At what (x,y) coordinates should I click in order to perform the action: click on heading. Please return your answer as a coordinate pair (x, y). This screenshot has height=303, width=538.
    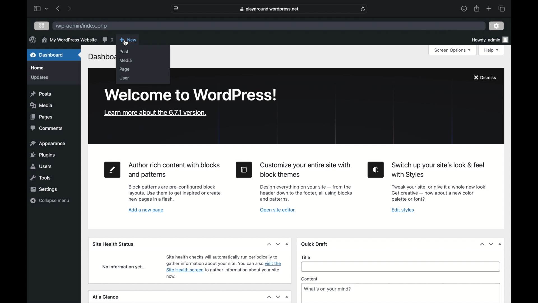
    Looking at the image, I should click on (439, 170).